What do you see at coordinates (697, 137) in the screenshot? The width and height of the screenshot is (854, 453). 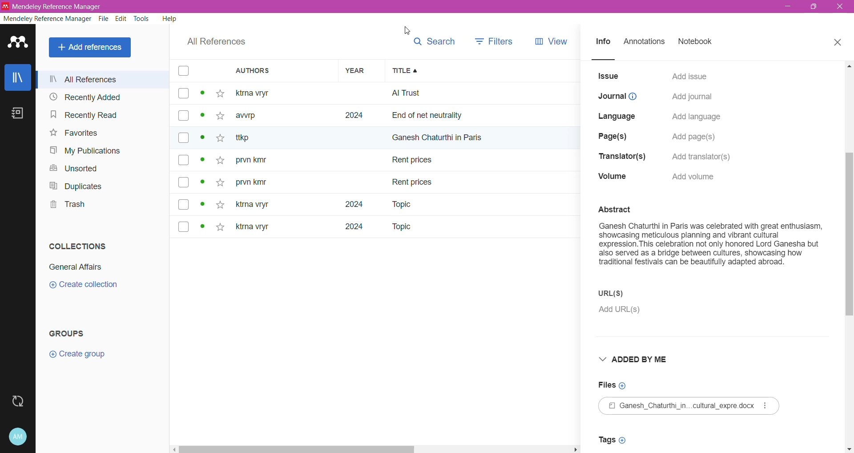 I see `Click to add number of pages` at bounding box center [697, 137].